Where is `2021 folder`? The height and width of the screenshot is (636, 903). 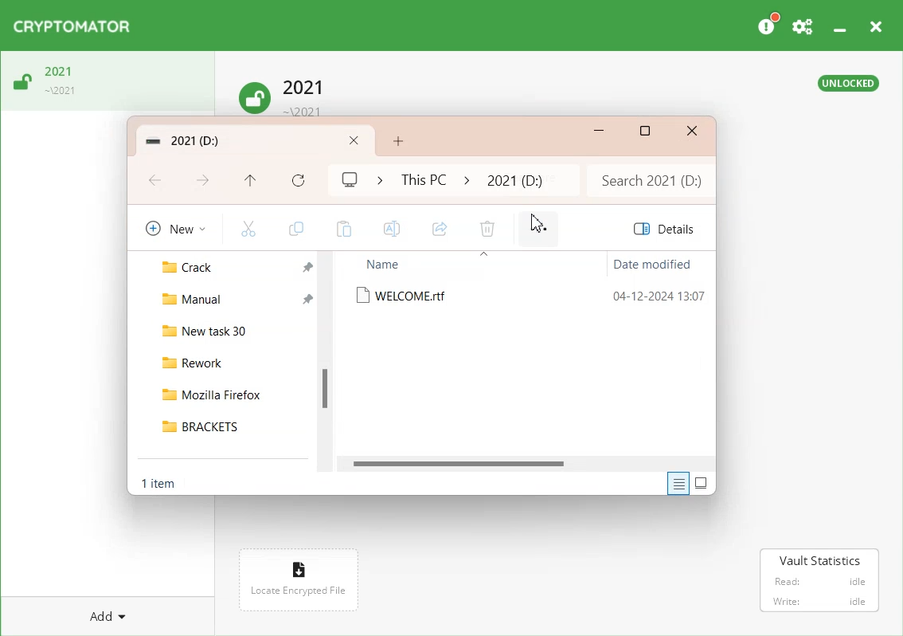 2021 folder is located at coordinates (514, 180).